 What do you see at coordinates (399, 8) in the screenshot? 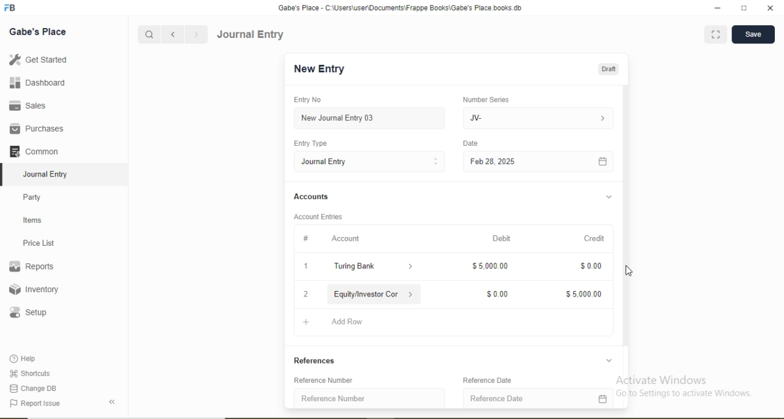
I see `‘Gabe's Place - C:\Users\useriDocuments\Frappe Books\Gabe's Place books db` at bounding box center [399, 8].